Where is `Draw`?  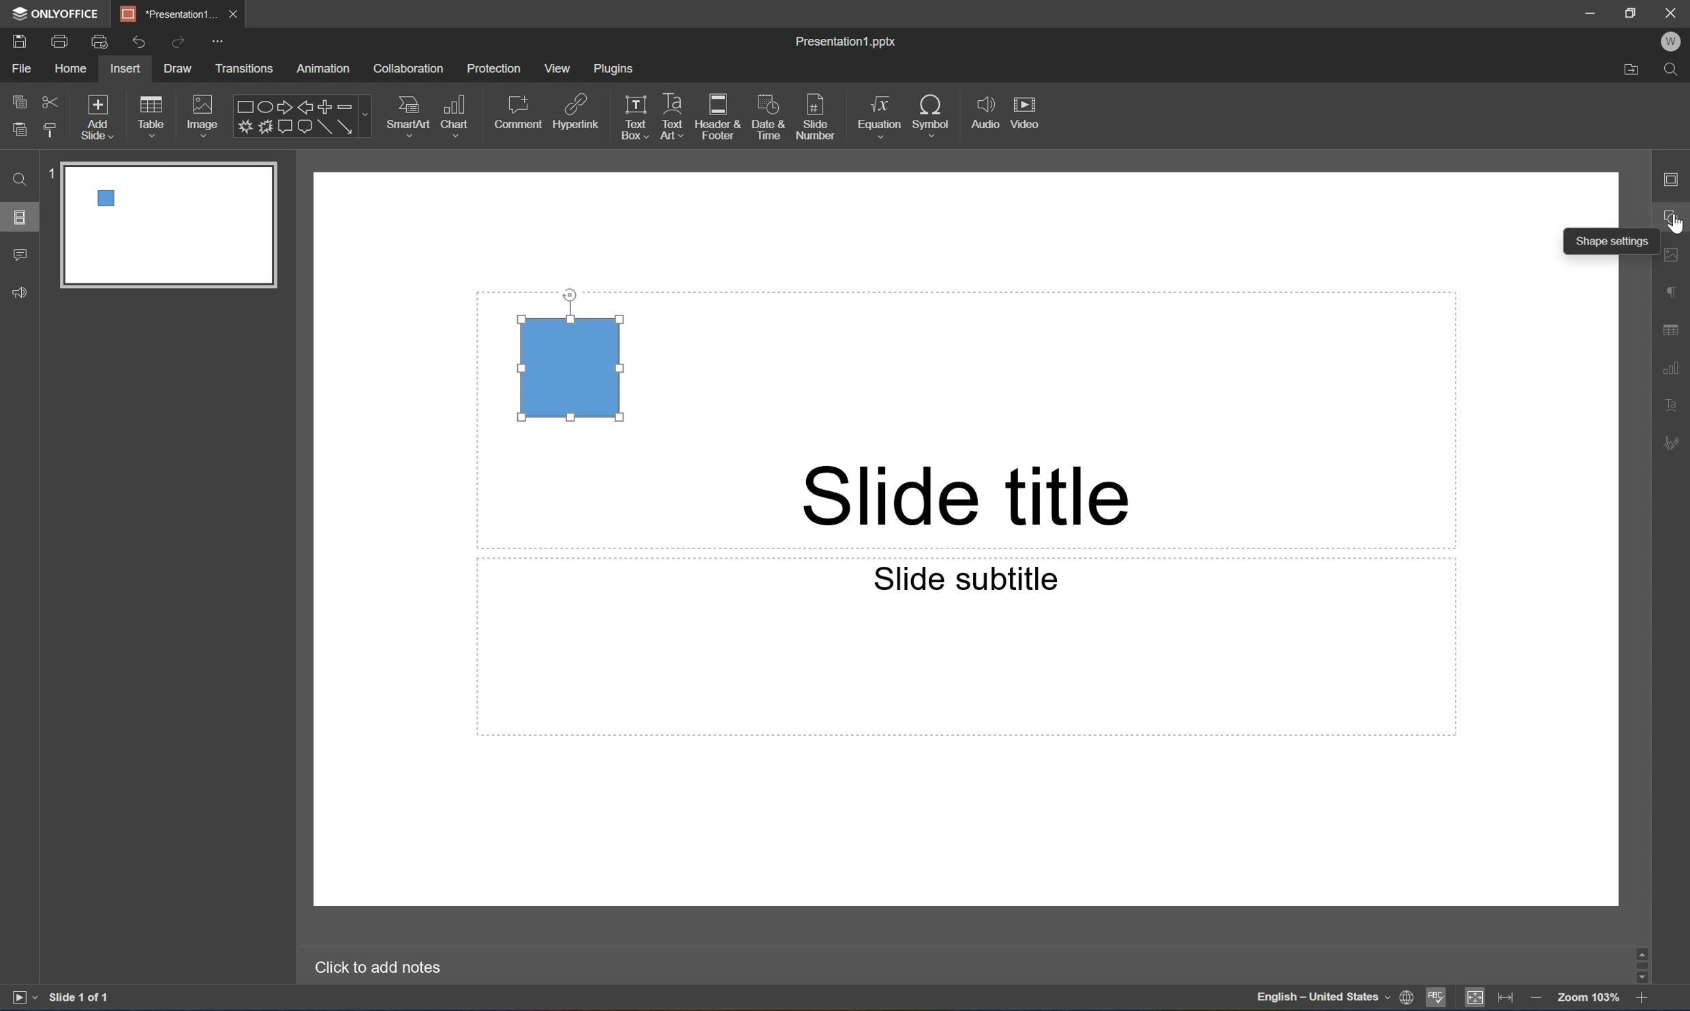 Draw is located at coordinates (180, 68).